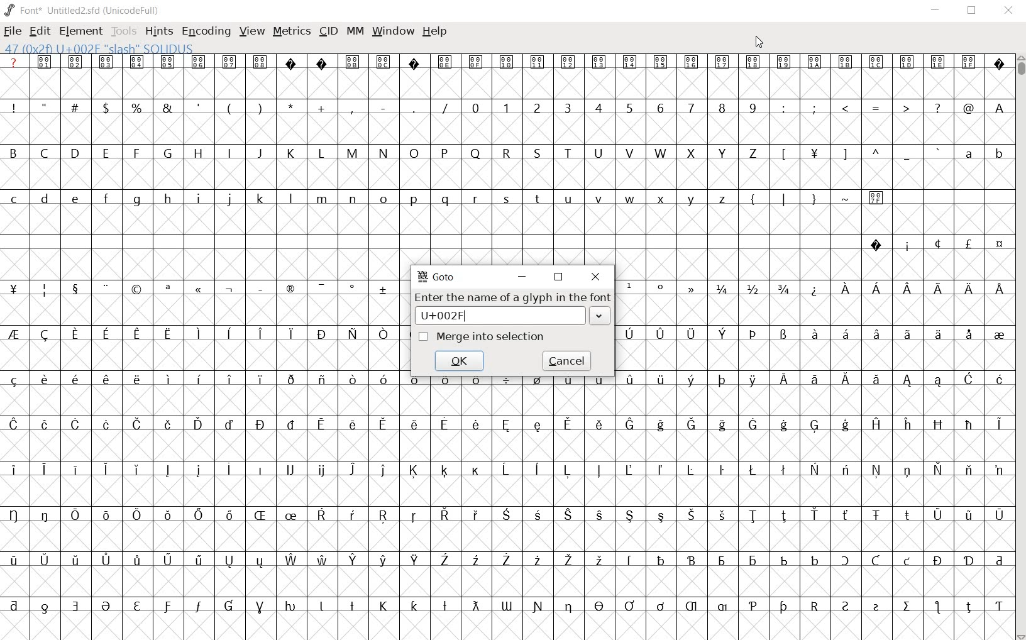 This screenshot has width=1026, height=640. I want to click on GoTo, so click(437, 277).